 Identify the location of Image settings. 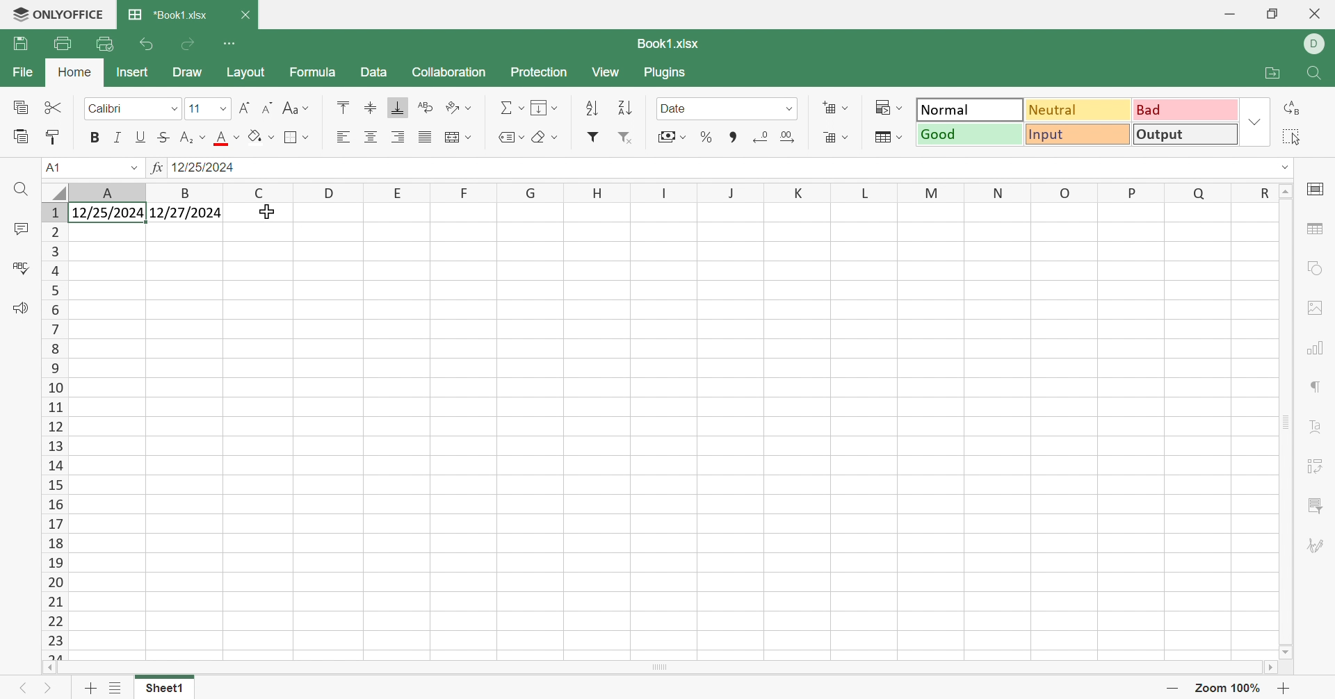
(1316, 309).